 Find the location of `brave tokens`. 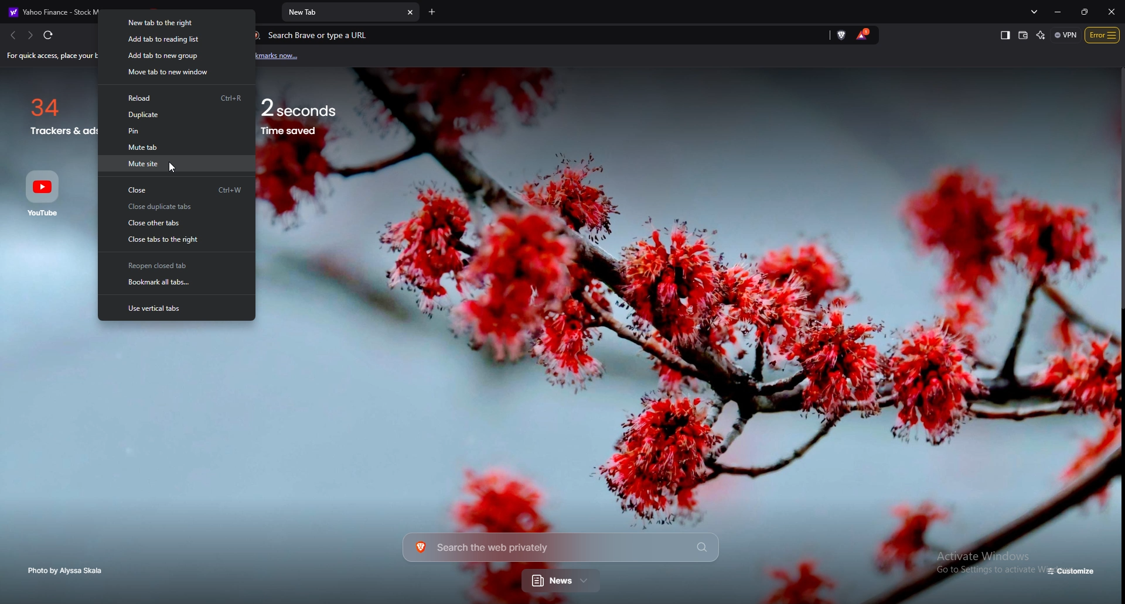

brave tokens is located at coordinates (864, 35).